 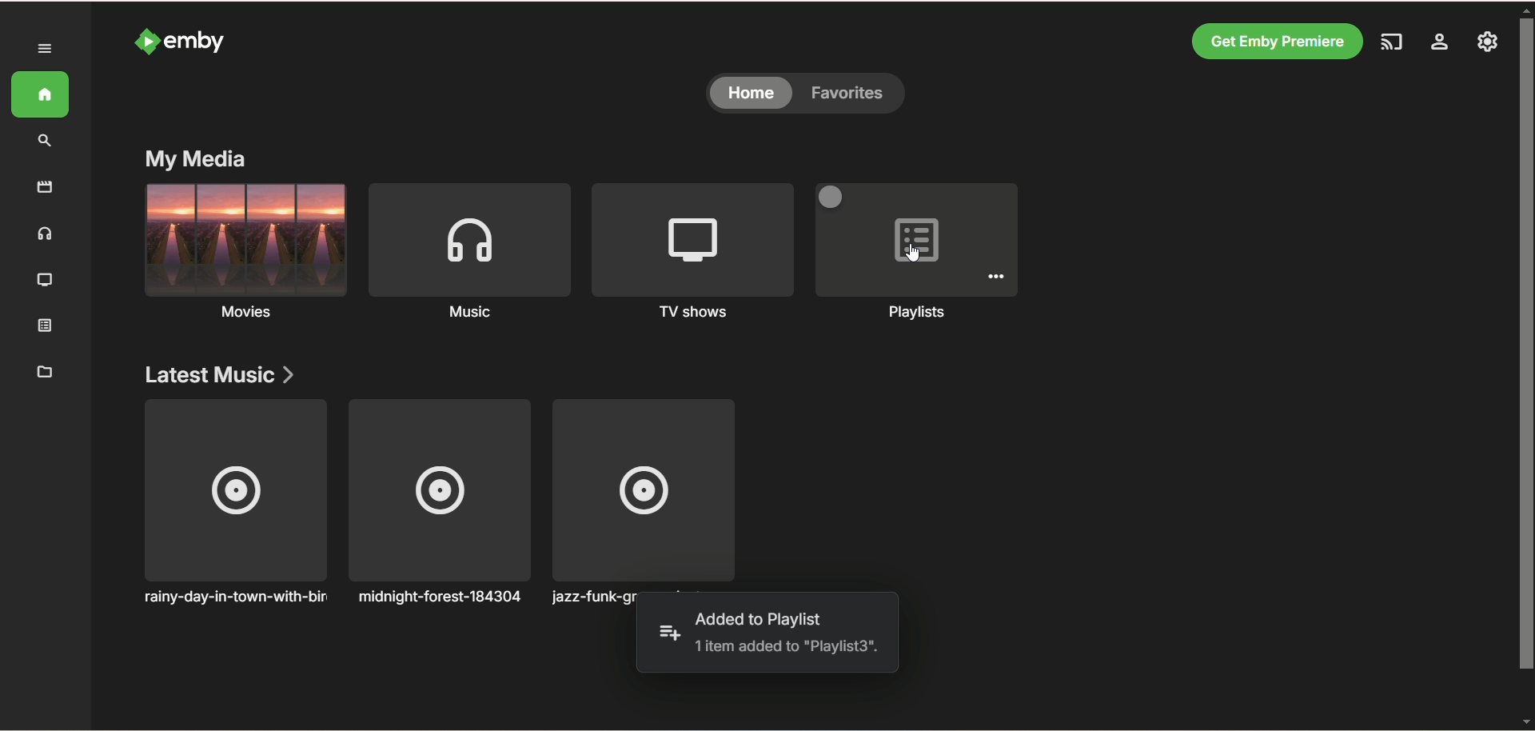 What do you see at coordinates (1389, 44) in the screenshot?
I see `play on another device` at bounding box center [1389, 44].